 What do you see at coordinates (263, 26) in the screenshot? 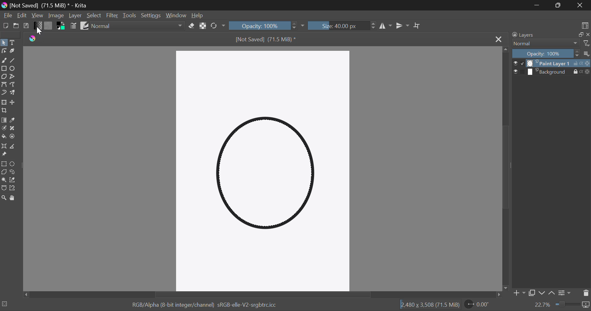
I see `Opacity` at bounding box center [263, 26].